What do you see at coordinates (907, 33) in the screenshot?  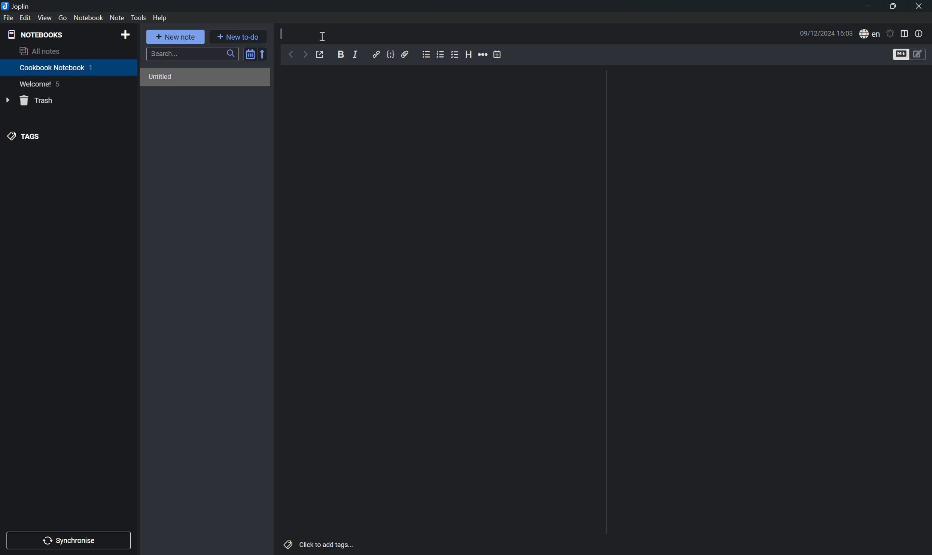 I see `Toggle editor layout` at bounding box center [907, 33].